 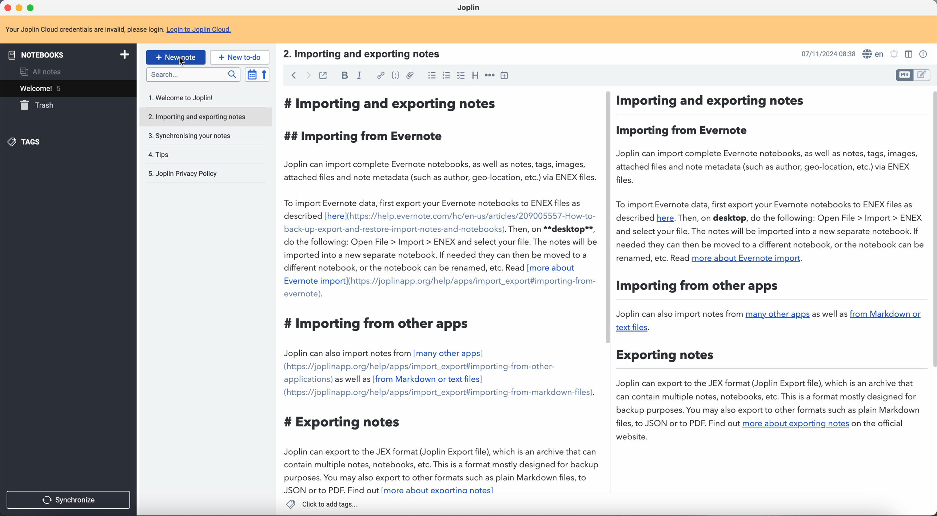 I want to click on checkbox, so click(x=461, y=76).